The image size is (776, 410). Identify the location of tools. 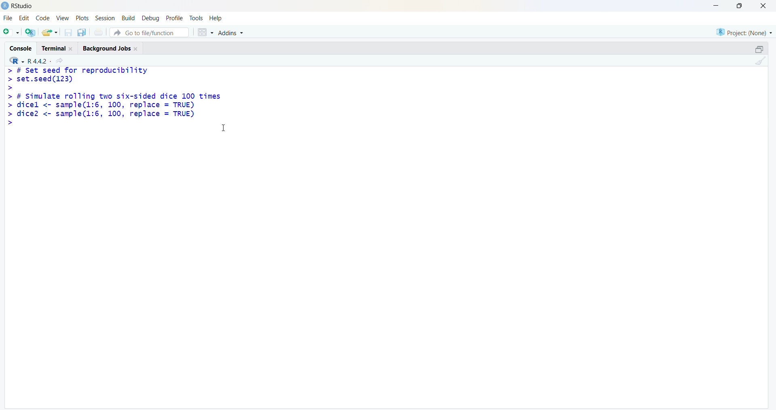
(196, 19).